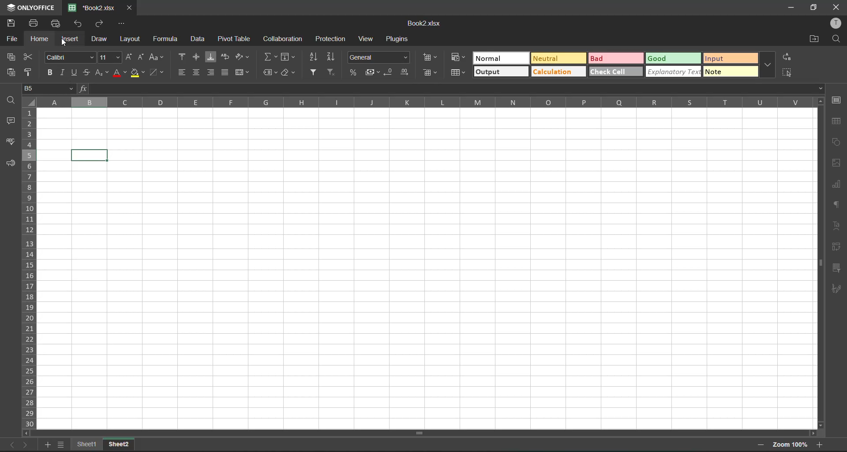 Image resolution: width=847 pixels, height=452 pixels. I want to click on feedback, so click(11, 164).